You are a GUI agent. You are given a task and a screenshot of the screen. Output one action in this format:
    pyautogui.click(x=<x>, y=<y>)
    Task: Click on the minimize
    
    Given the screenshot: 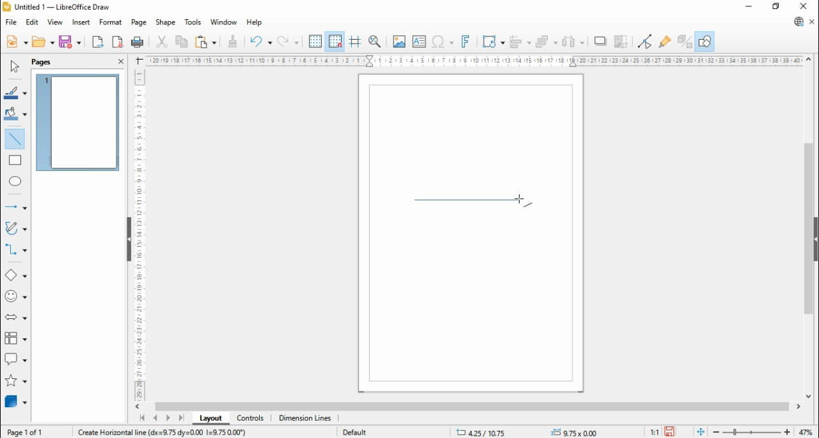 What is the action you would take?
    pyautogui.click(x=749, y=8)
    